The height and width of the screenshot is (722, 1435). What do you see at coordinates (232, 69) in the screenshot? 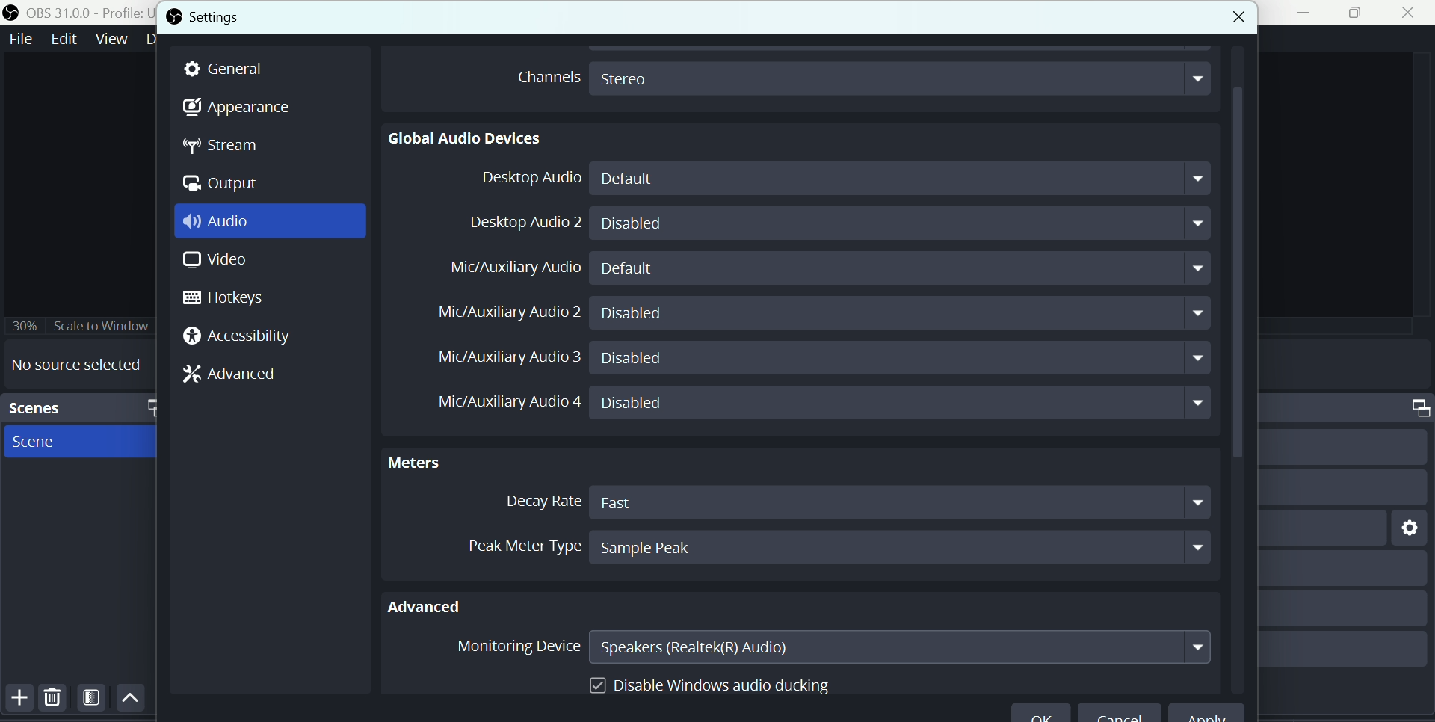
I see `general` at bounding box center [232, 69].